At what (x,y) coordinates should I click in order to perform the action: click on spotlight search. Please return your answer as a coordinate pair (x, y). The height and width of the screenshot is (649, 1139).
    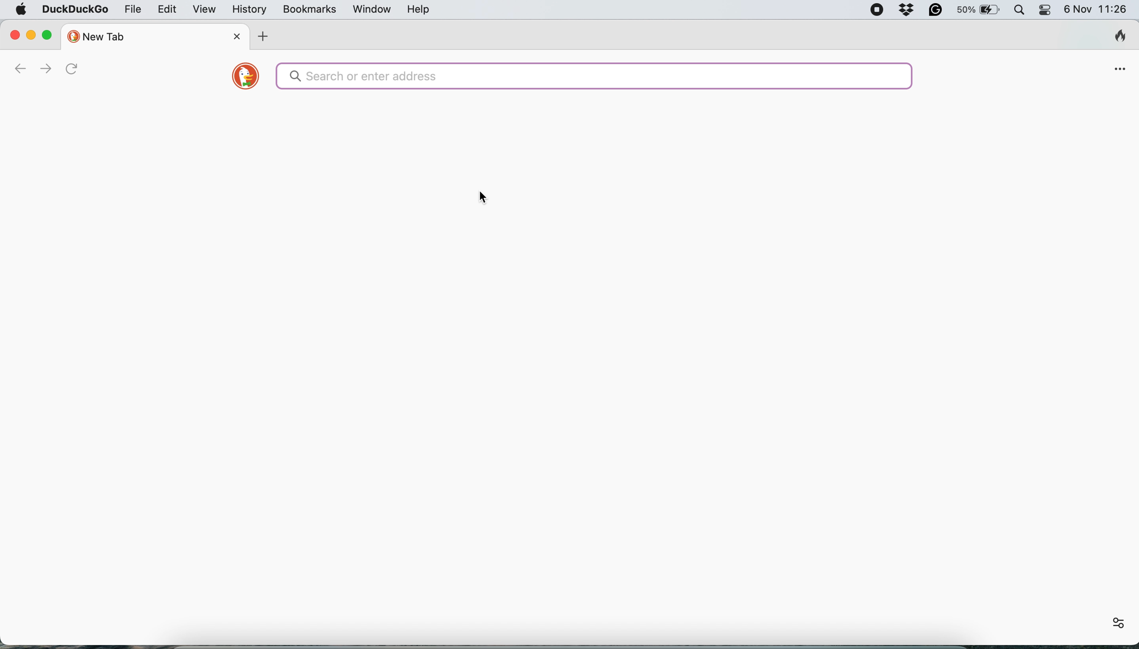
    Looking at the image, I should click on (1018, 10).